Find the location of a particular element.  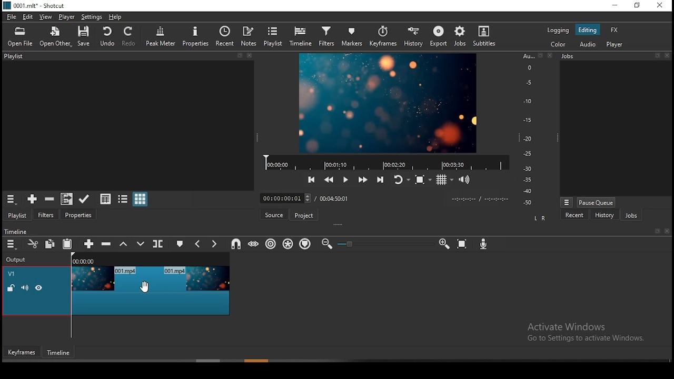

video progress bar is located at coordinates (383, 161).